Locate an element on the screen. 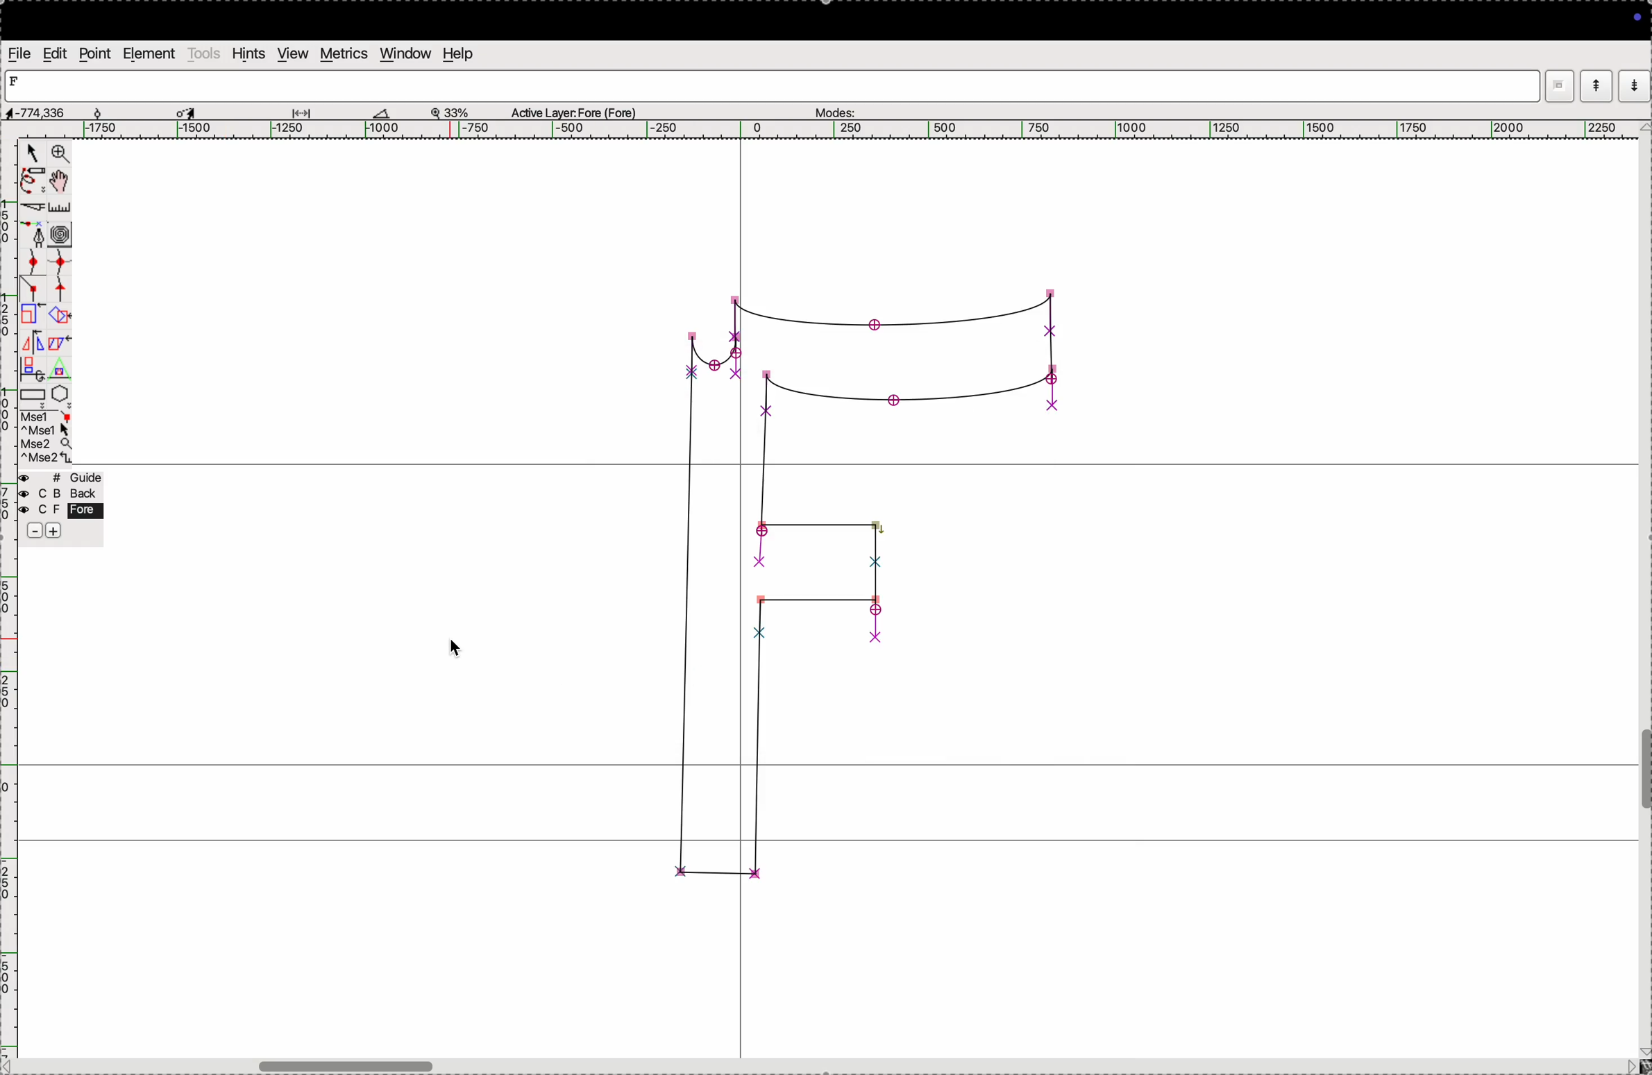  toogle is located at coordinates (1644, 774).